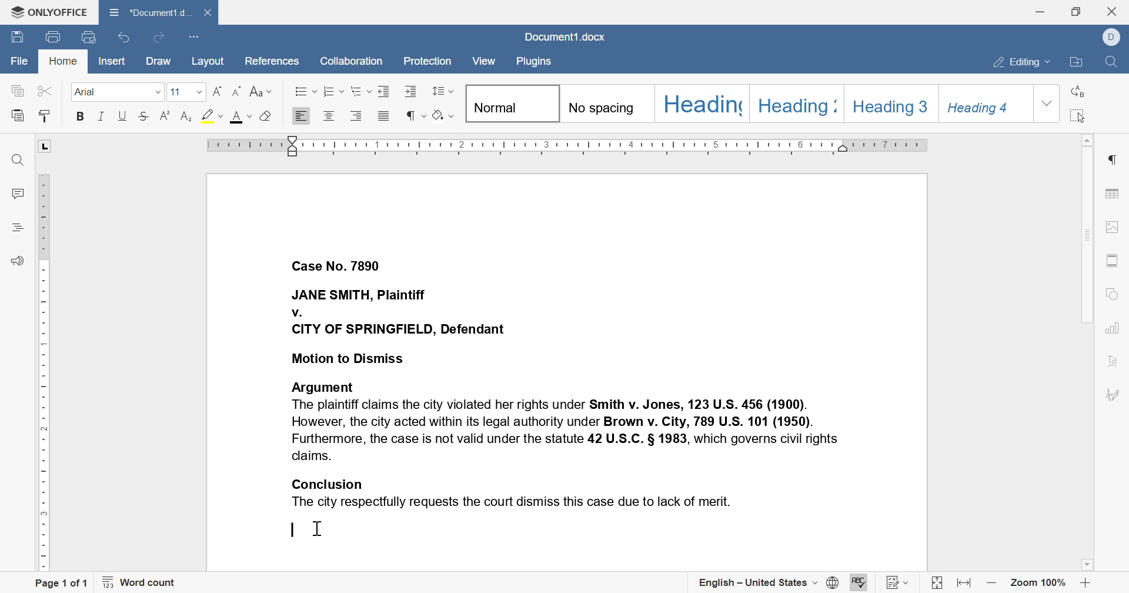  I want to click on home, so click(62, 62).